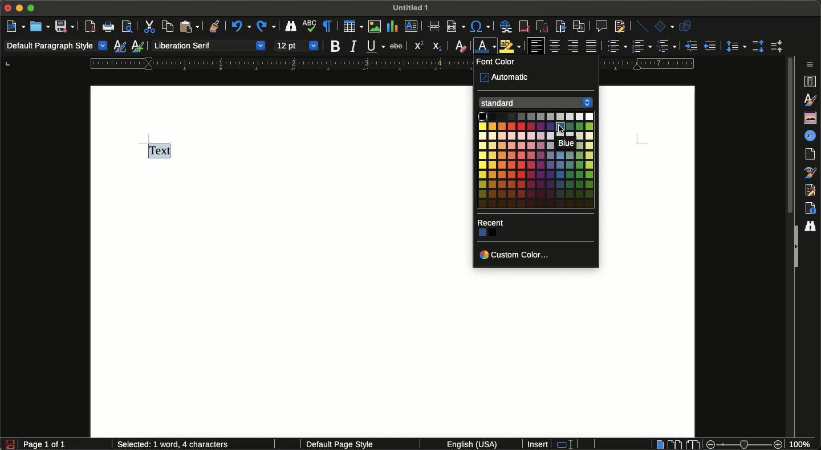 Image resolution: width=821 pixels, height=450 pixels. I want to click on Show track changes functions, so click(619, 27).